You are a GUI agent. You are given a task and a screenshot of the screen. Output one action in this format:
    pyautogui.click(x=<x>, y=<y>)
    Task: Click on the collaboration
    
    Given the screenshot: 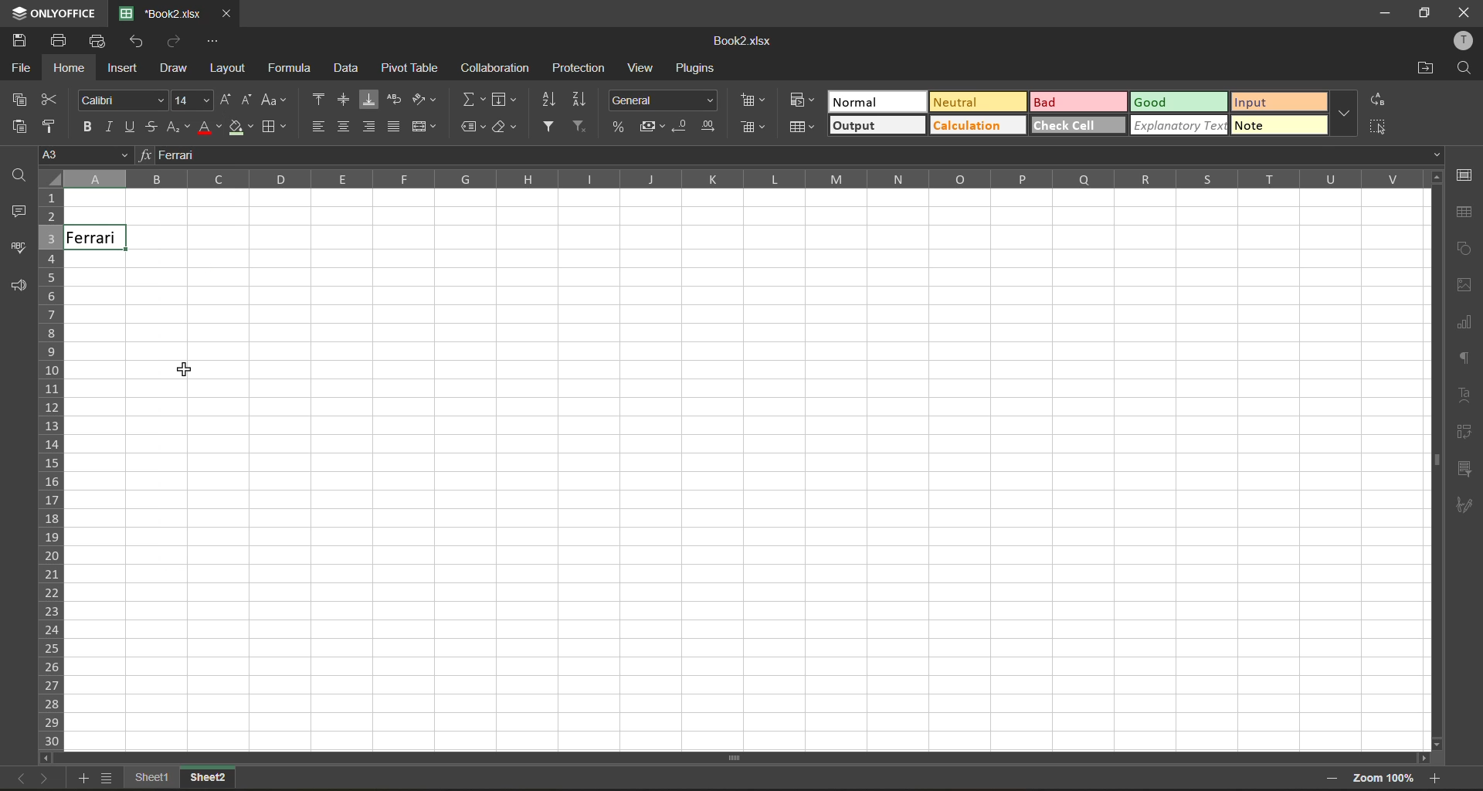 What is the action you would take?
    pyautogui.click(x=494, y=69)
    